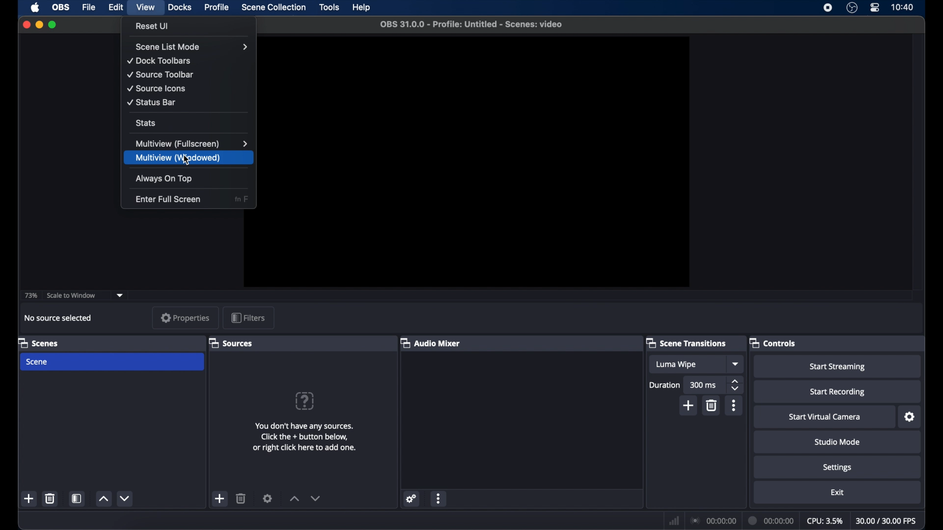 This screenshot has width=943, height=530. I want to click on settings, so click(268, 499).